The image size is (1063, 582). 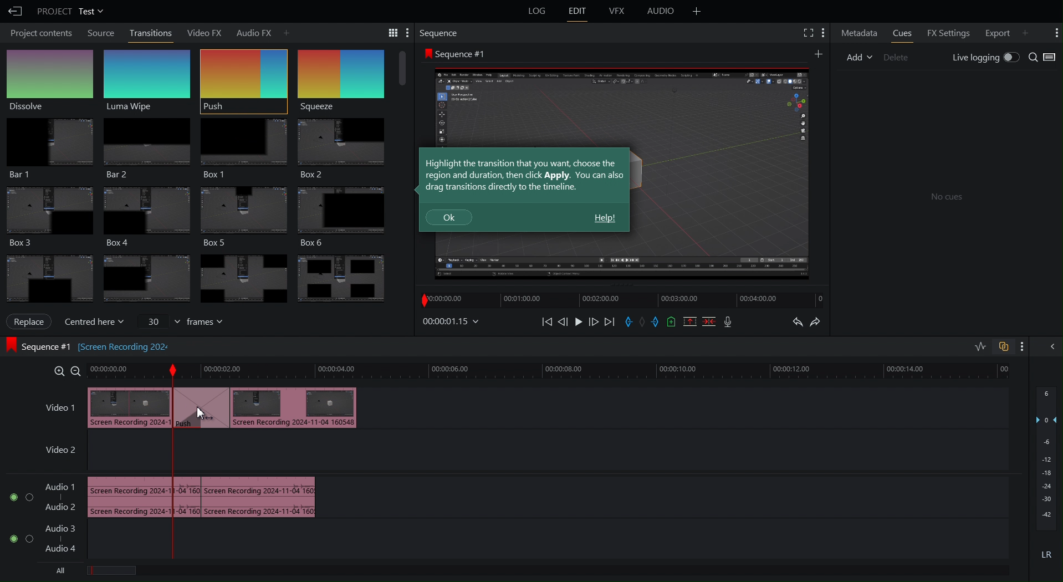 I want to click on Audio track 2, so click(x=60, y=507).